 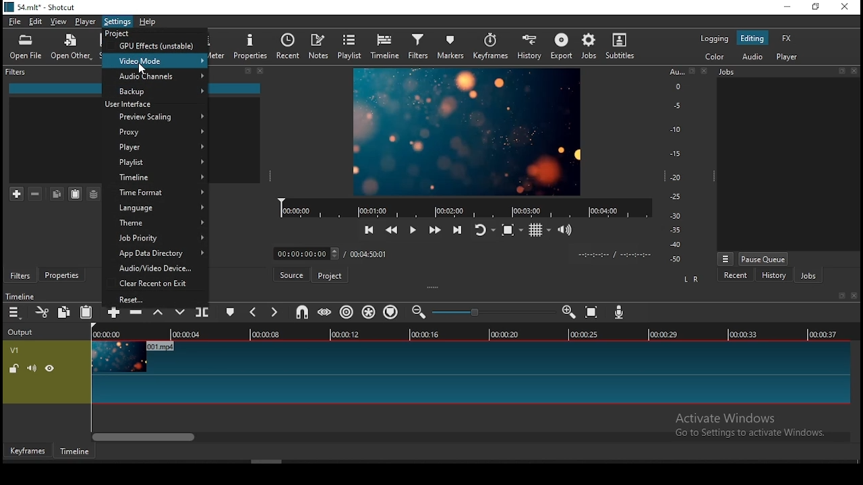 What do you see at coordinates (155, 254) in the screenshot?
I see `app data directory` at bounding box center [155, 254].